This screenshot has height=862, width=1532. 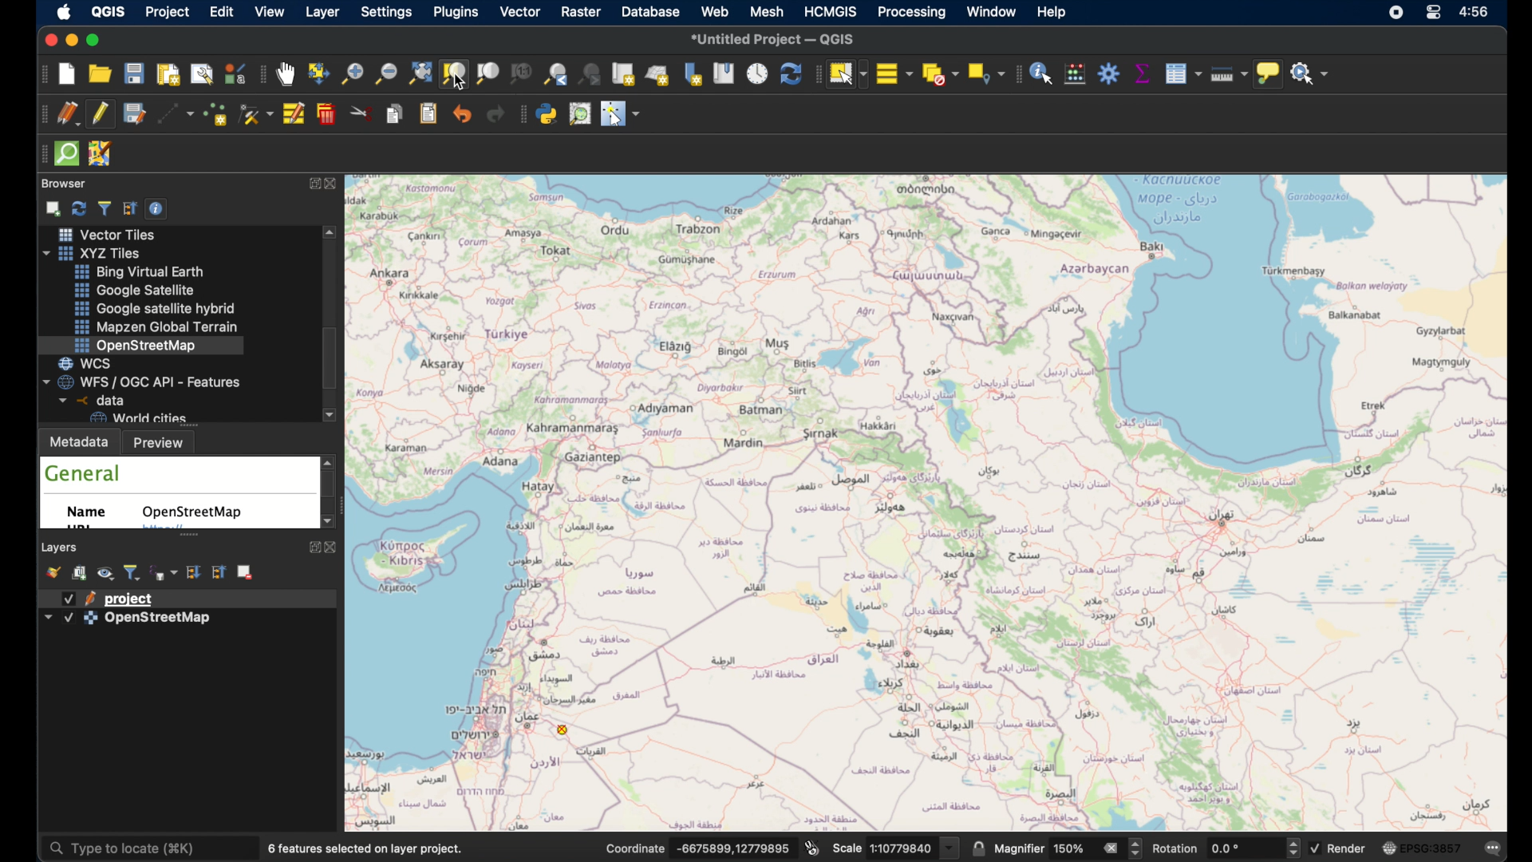 I want to click on copy features, so click(x=397, y=116).